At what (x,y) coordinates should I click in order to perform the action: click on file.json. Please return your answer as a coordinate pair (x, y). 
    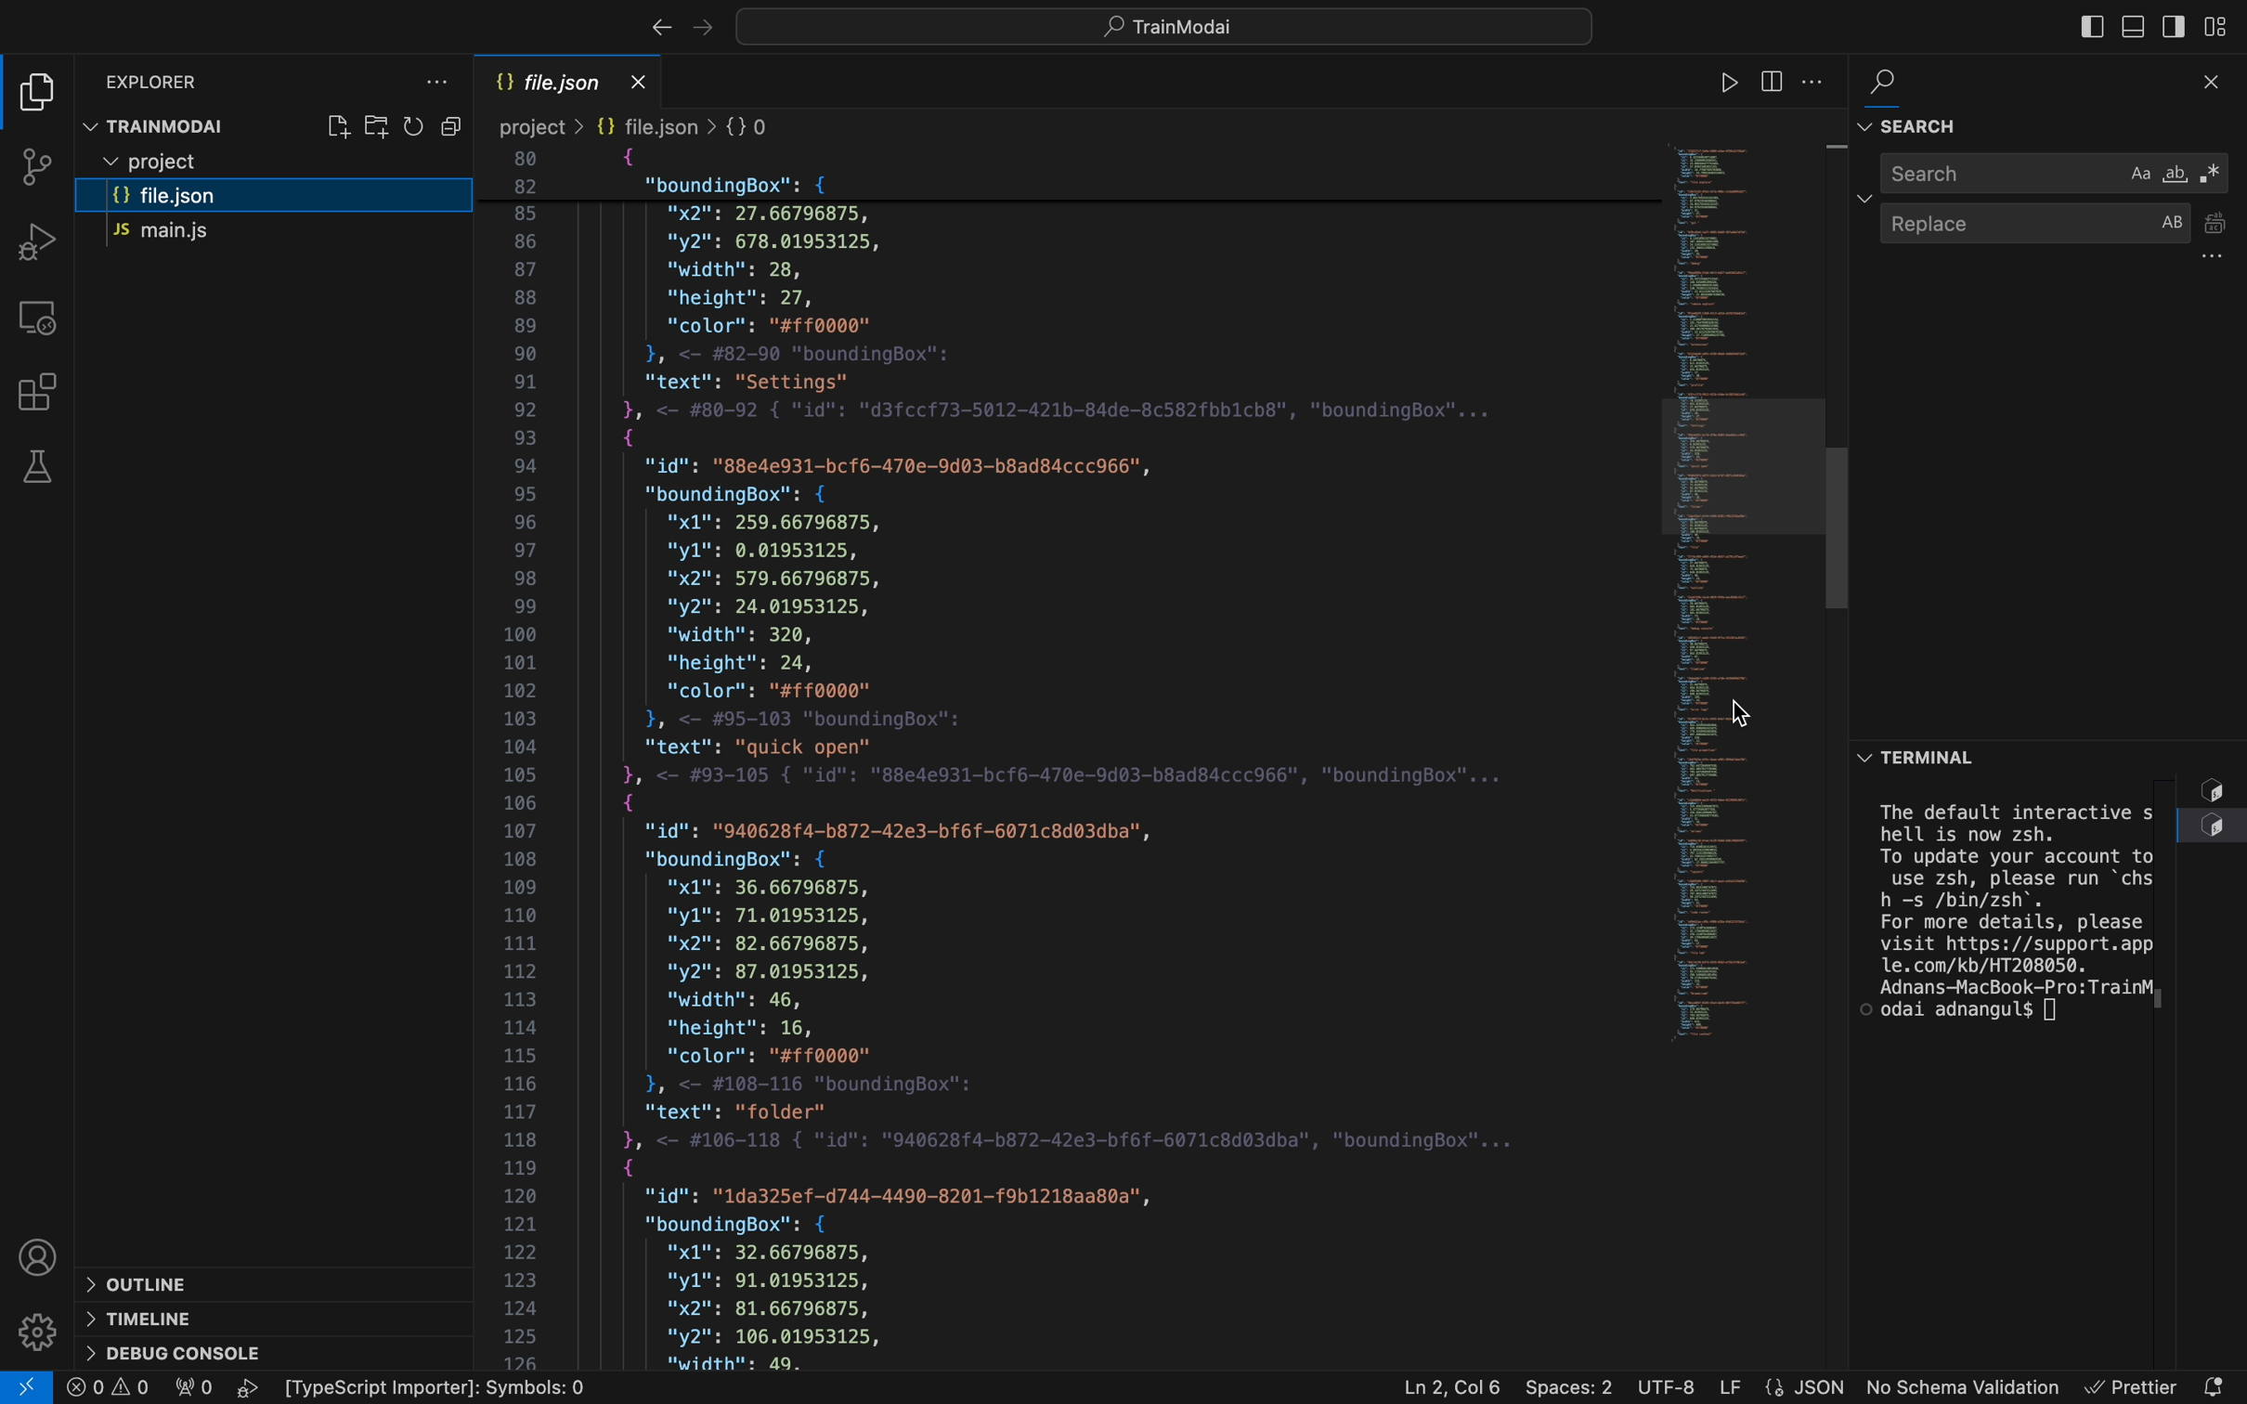
    Looking at the image, I should click on (270, 199).